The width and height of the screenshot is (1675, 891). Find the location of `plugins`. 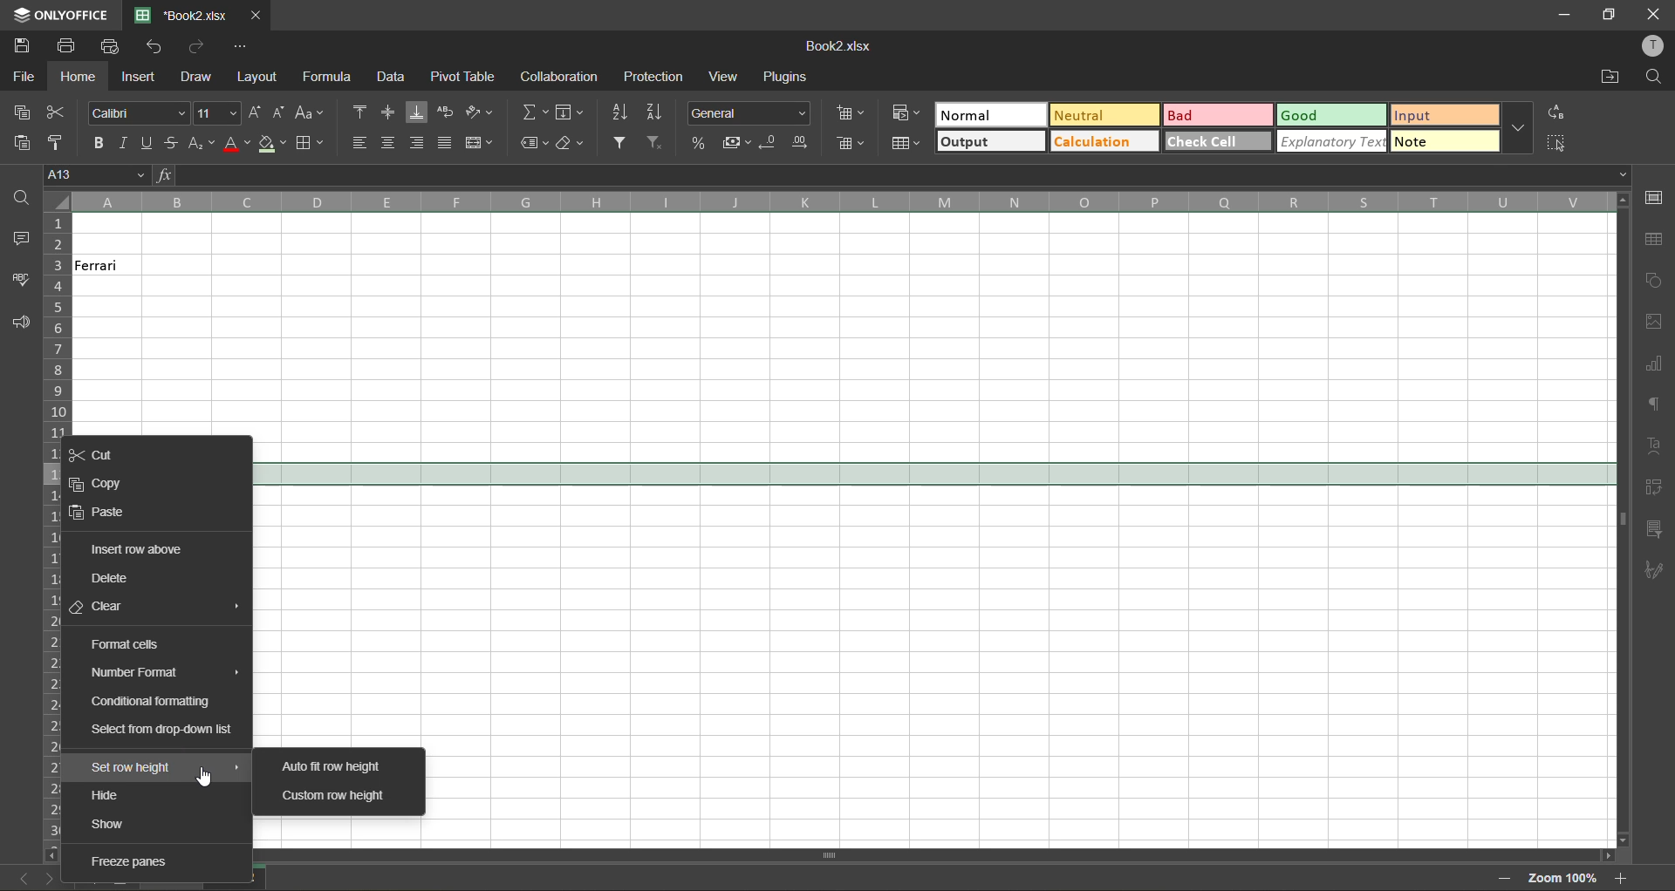

plugins is located at coordinates (784, 74).